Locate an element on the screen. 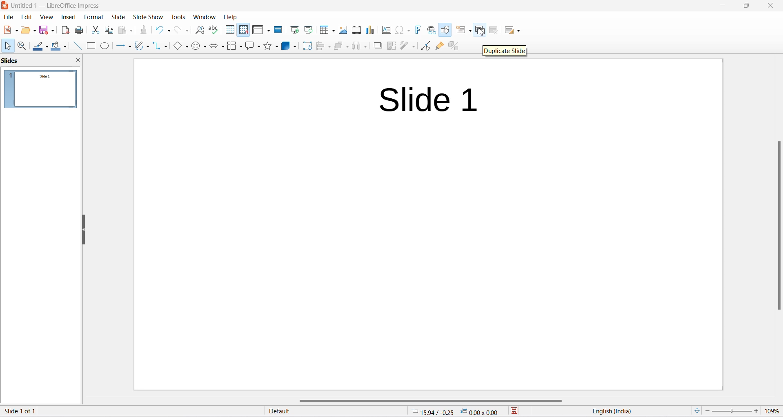 This screenshot has width=783, height=417. paste is located at coordinates (126, 31).